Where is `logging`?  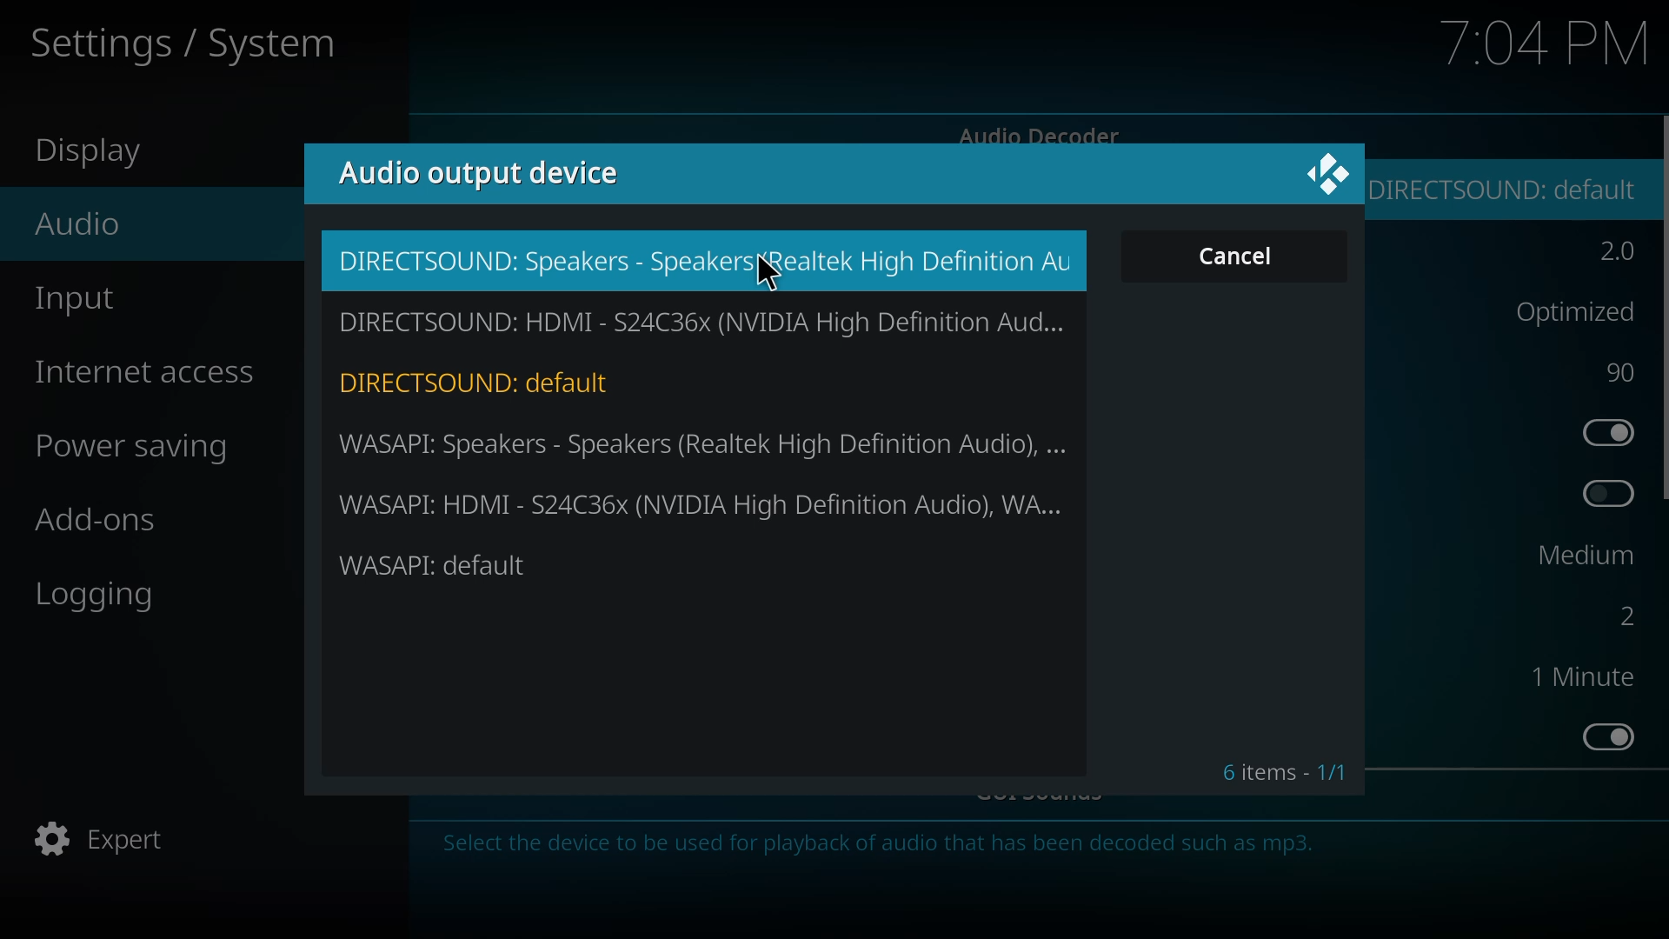 logging is located at coordinates (102, 596).